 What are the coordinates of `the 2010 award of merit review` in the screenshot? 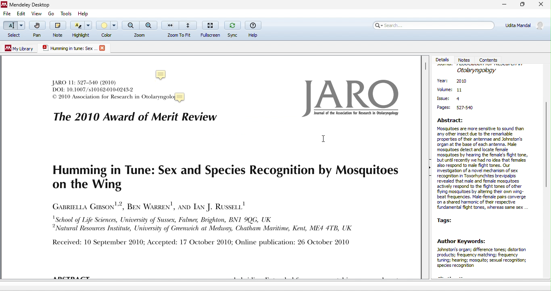 It's located at (134, 118).